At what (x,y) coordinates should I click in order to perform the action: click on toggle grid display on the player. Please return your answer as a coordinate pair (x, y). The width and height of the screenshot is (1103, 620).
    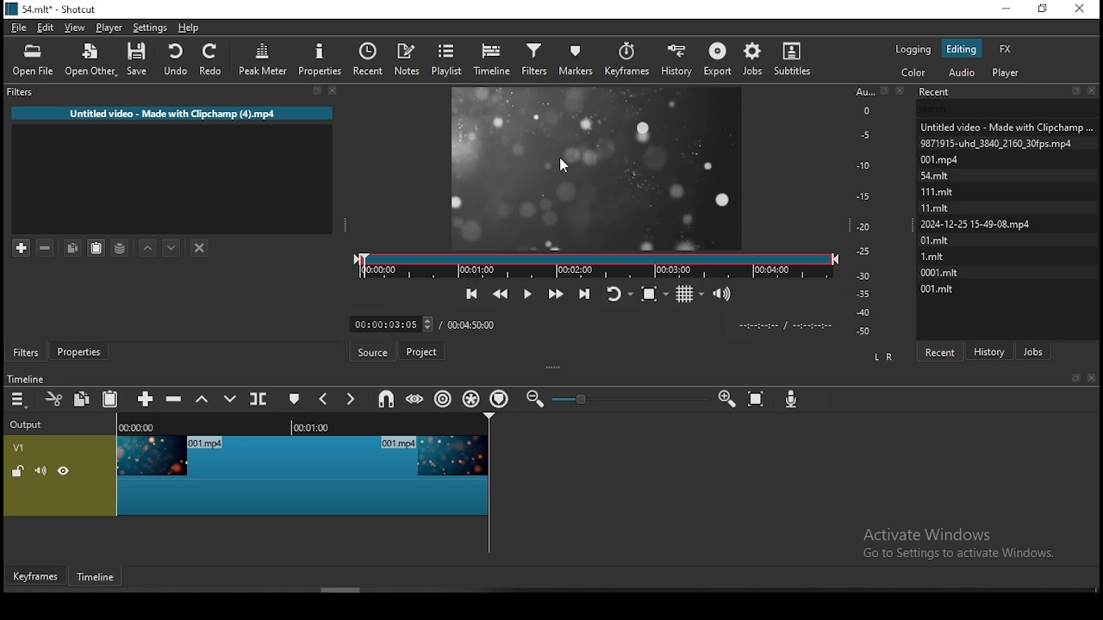
    Looking at the image, I should click on (691, 294).